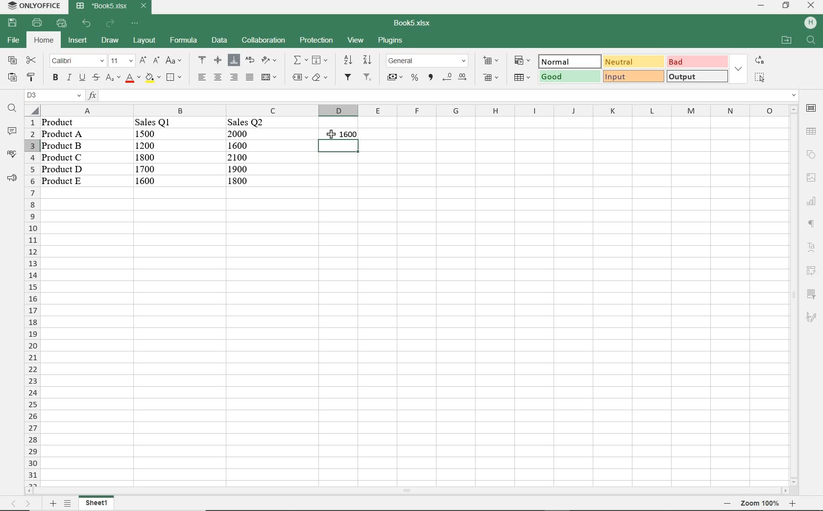 This screenshot has height=511, width=823. What do you see at coordinates (320, 78) in the screenshot?
I see `clear` at bounding box center [320, 78].